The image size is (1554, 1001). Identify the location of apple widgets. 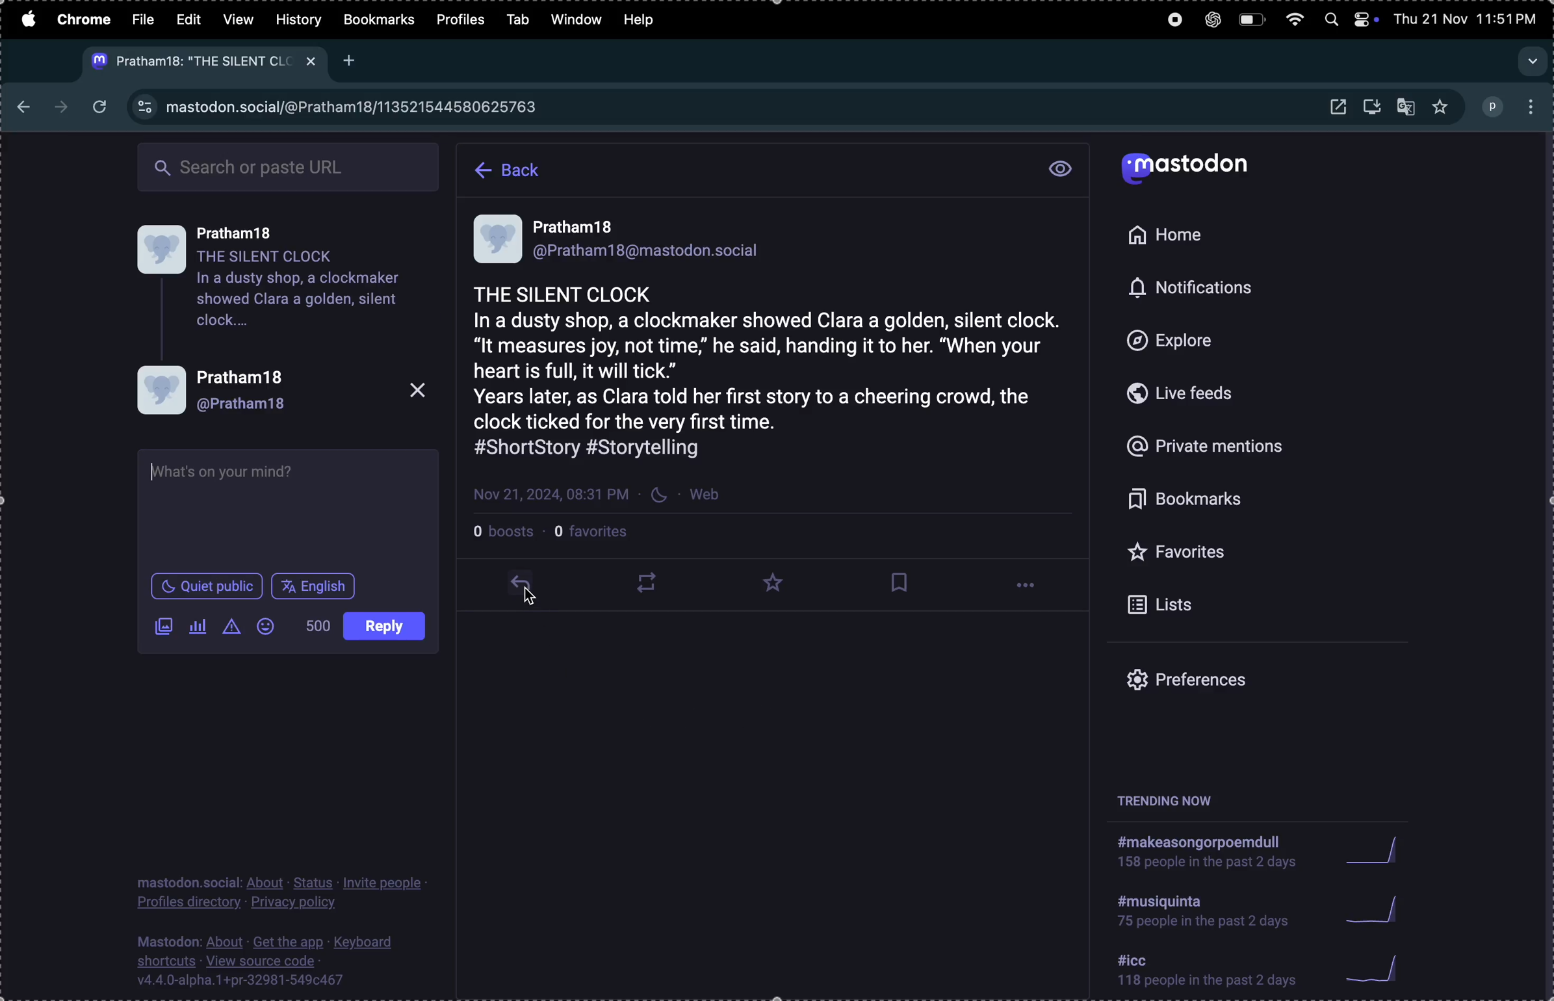
(1365, 18).